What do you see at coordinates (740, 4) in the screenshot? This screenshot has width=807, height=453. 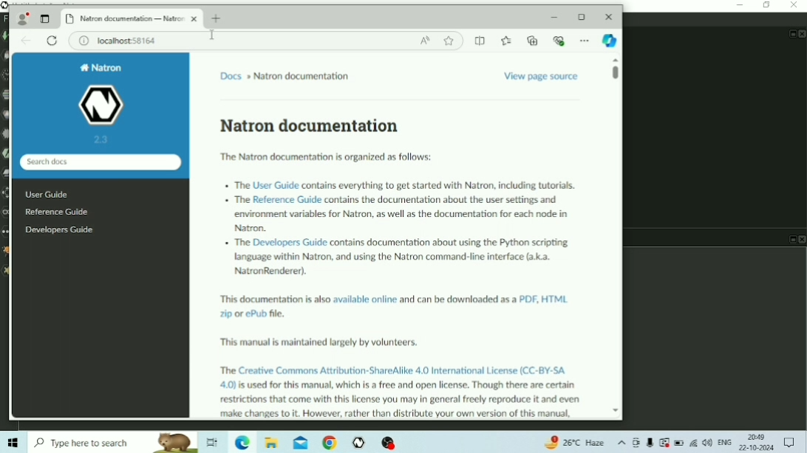 I see `Minimize` at bounding box center [740, 4].